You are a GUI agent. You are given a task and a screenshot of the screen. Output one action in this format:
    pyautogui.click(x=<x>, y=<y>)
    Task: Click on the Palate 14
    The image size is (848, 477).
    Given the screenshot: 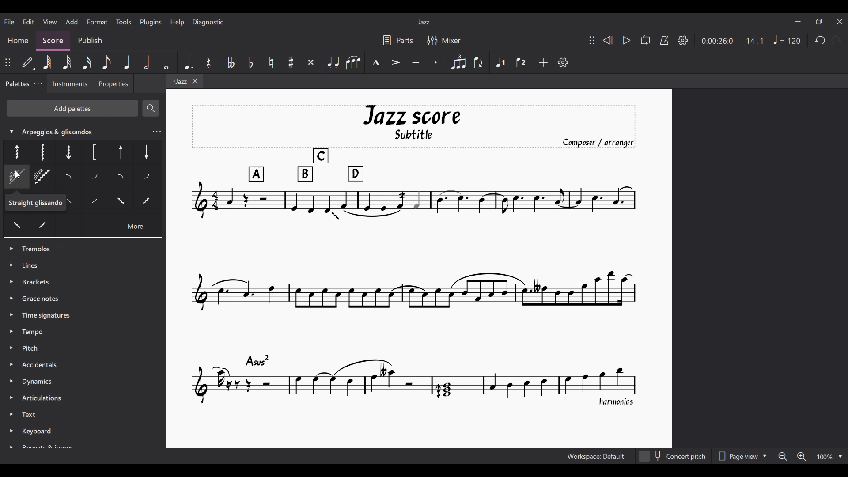 What is the action you would take?
    pyautogui.click(x=92, y=203)
    